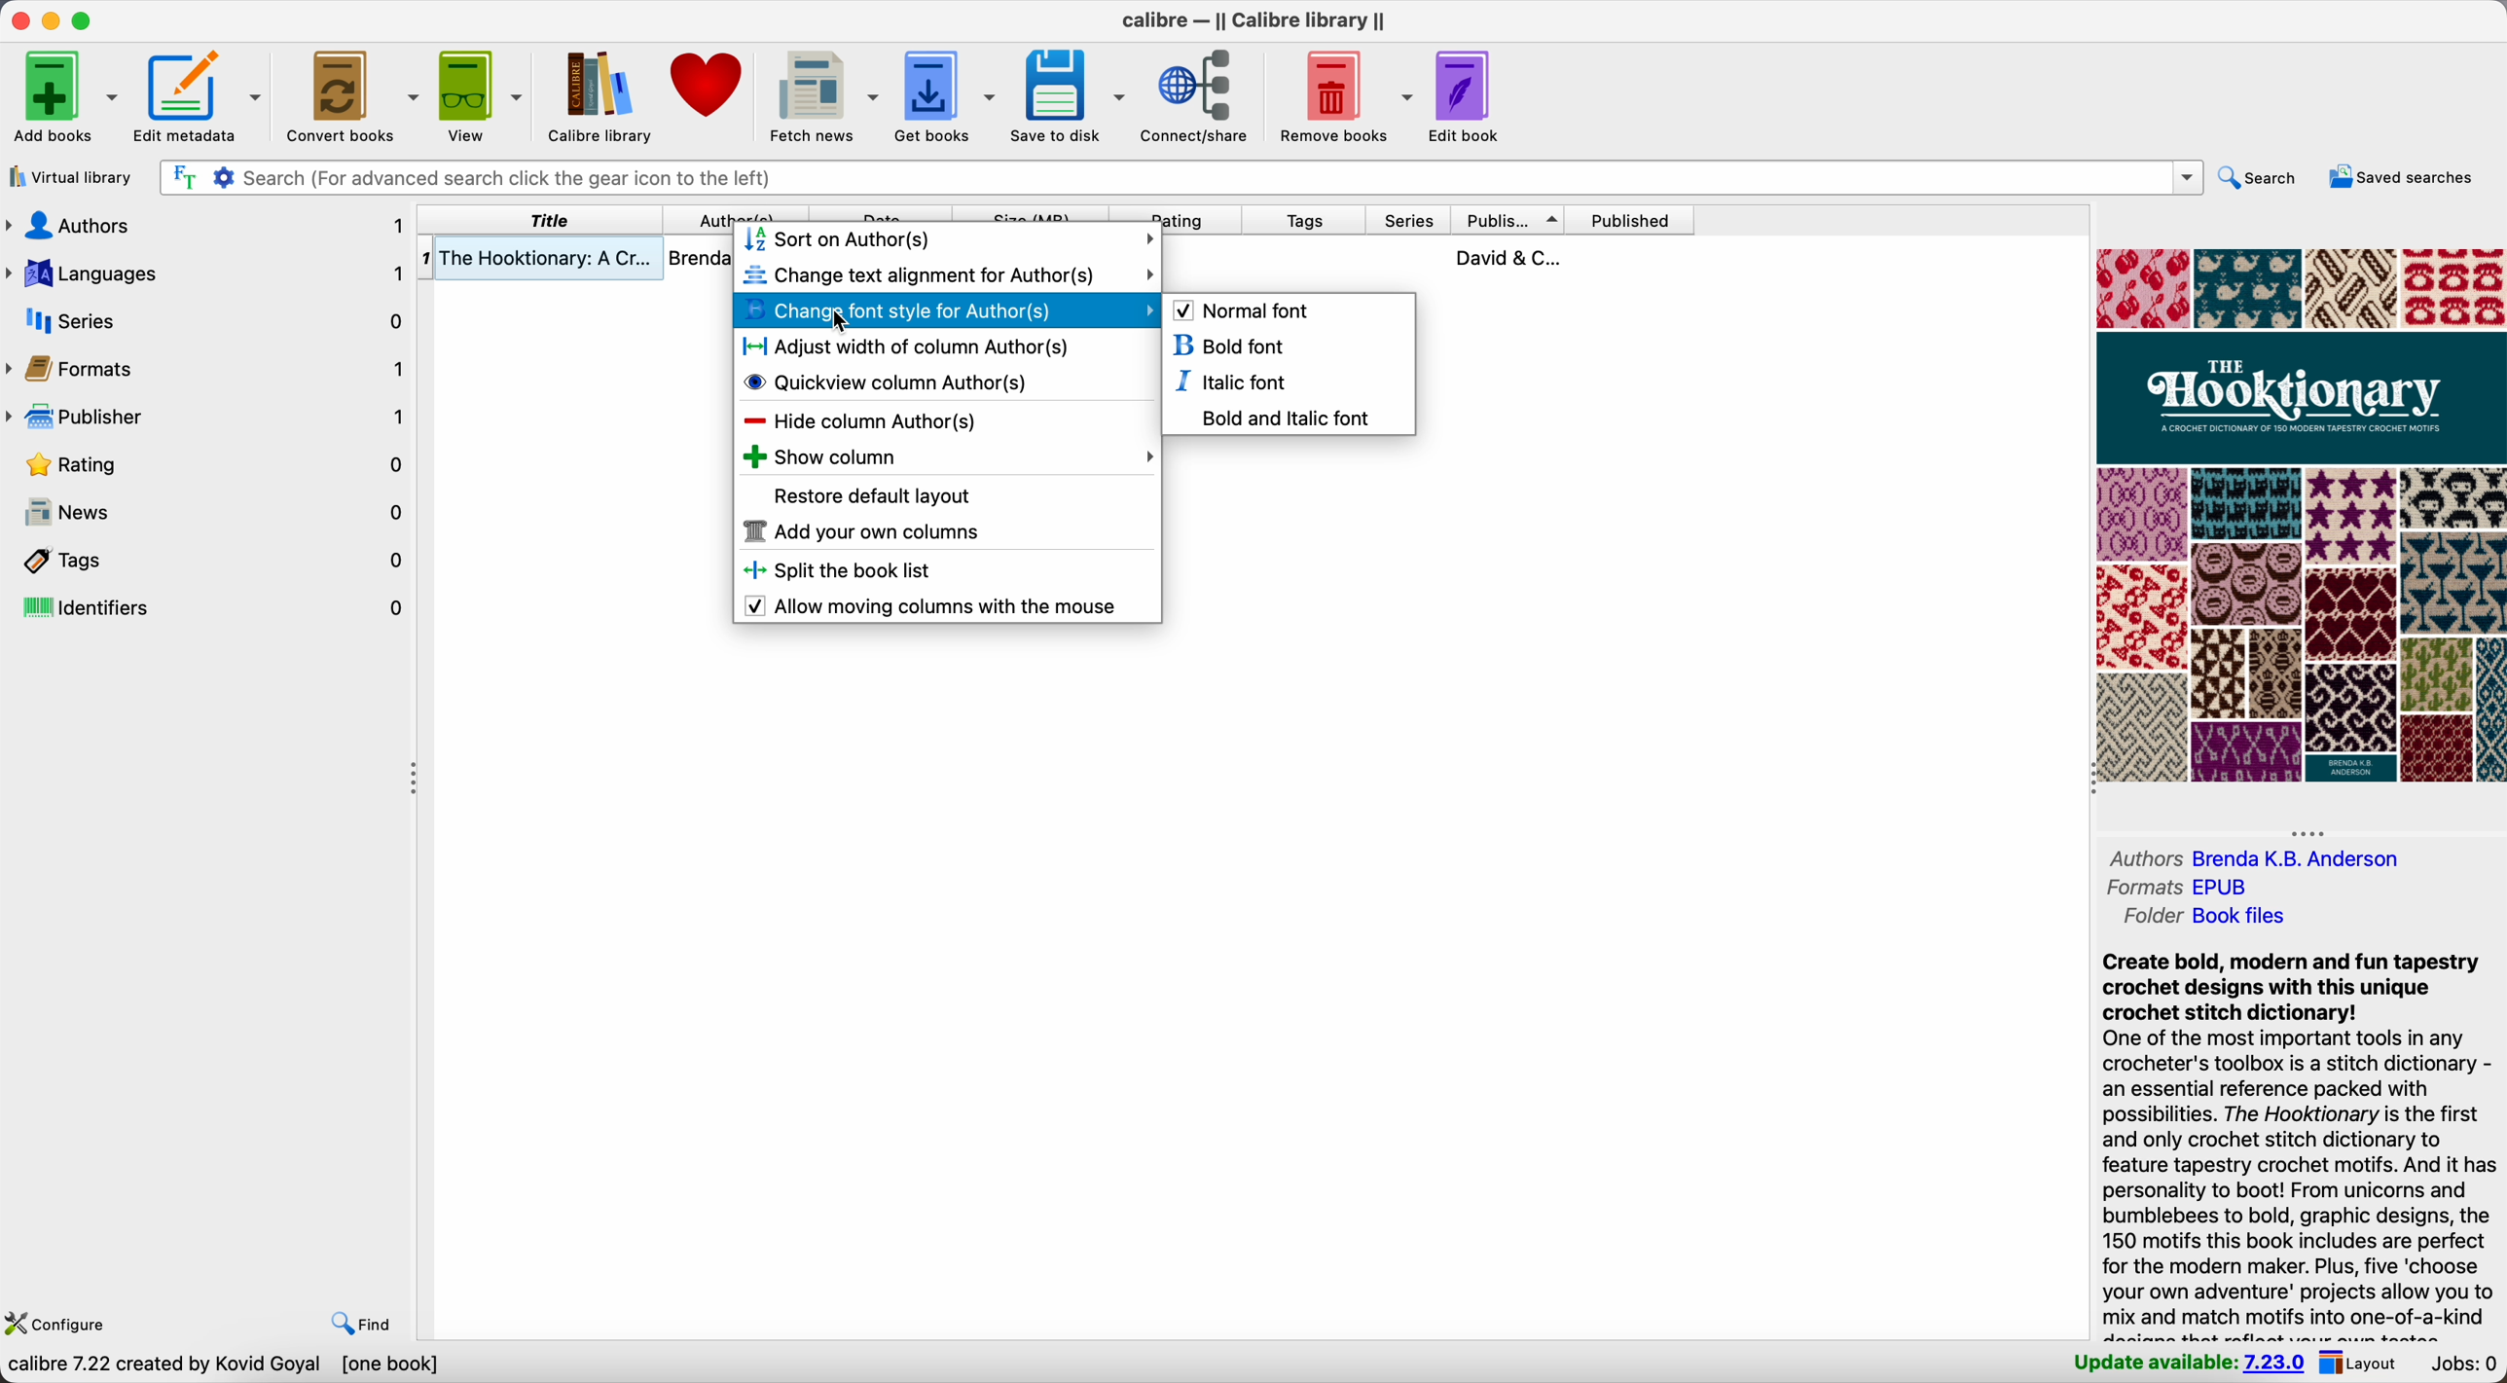  I want to click on click on change front style for author(s), so click(948, 309).